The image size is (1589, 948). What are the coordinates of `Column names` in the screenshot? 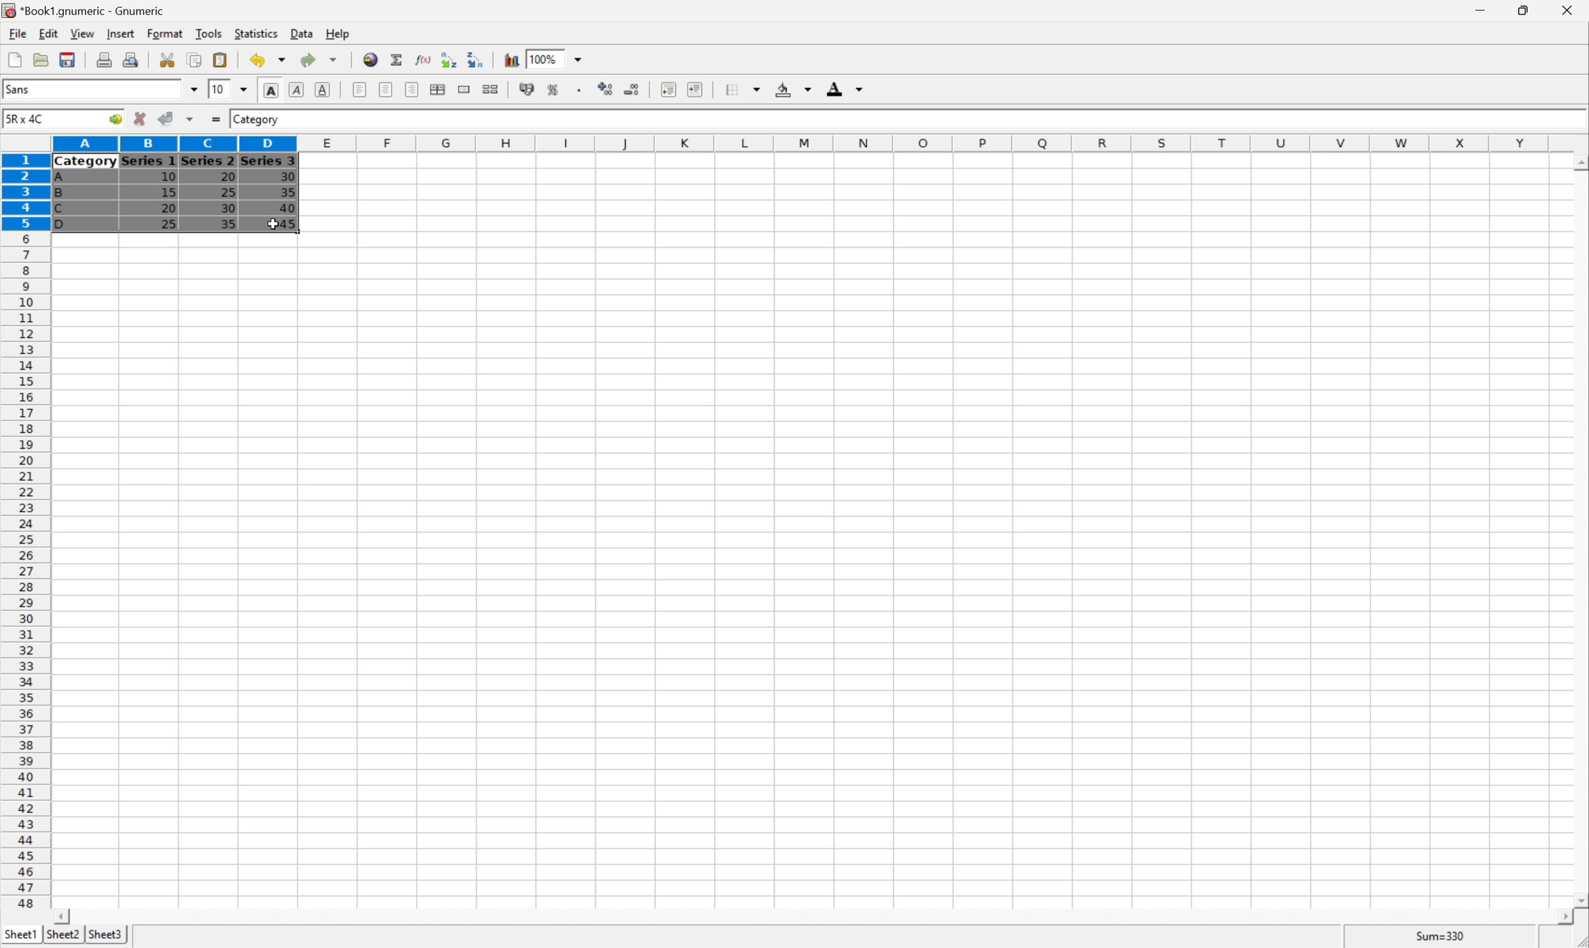 It's located at (804, 145).